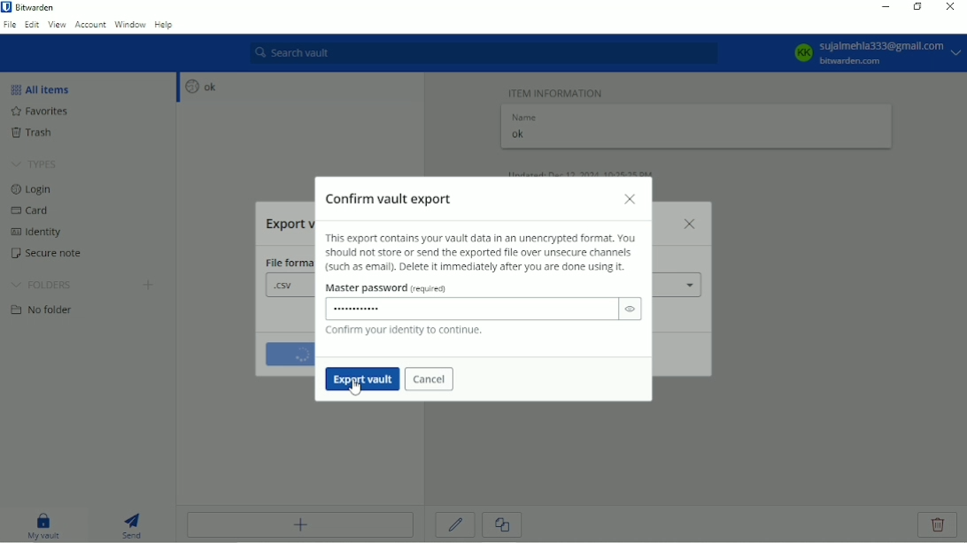 The width and height of the screenshot is (967, 543). I want to click on Master password (required), so click(393, 290).